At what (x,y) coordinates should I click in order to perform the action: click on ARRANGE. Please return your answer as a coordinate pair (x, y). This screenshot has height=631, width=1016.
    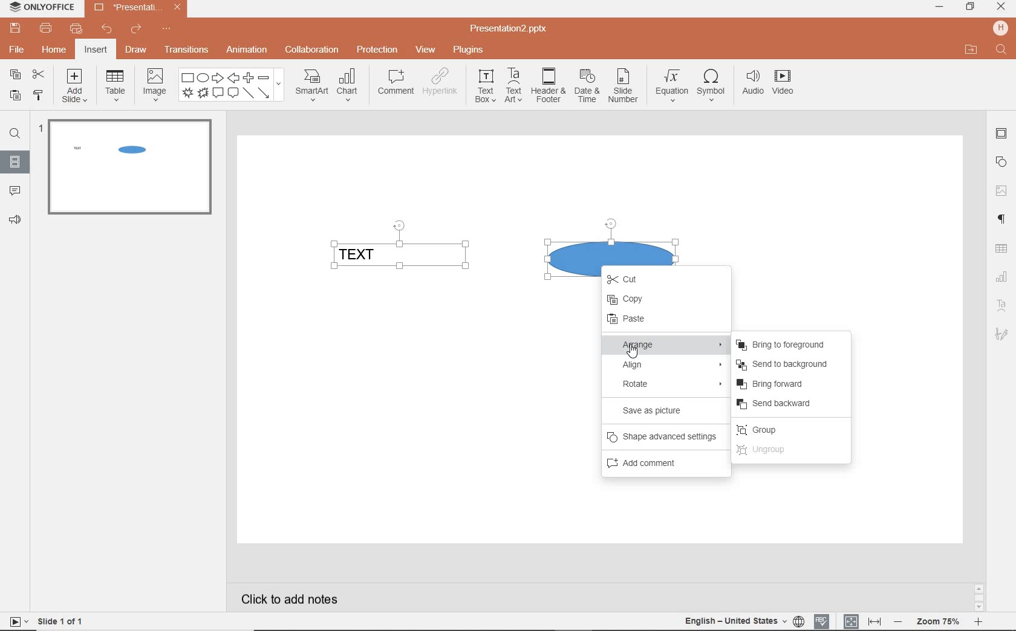
    Looking at the image, I should click on (665, 343).